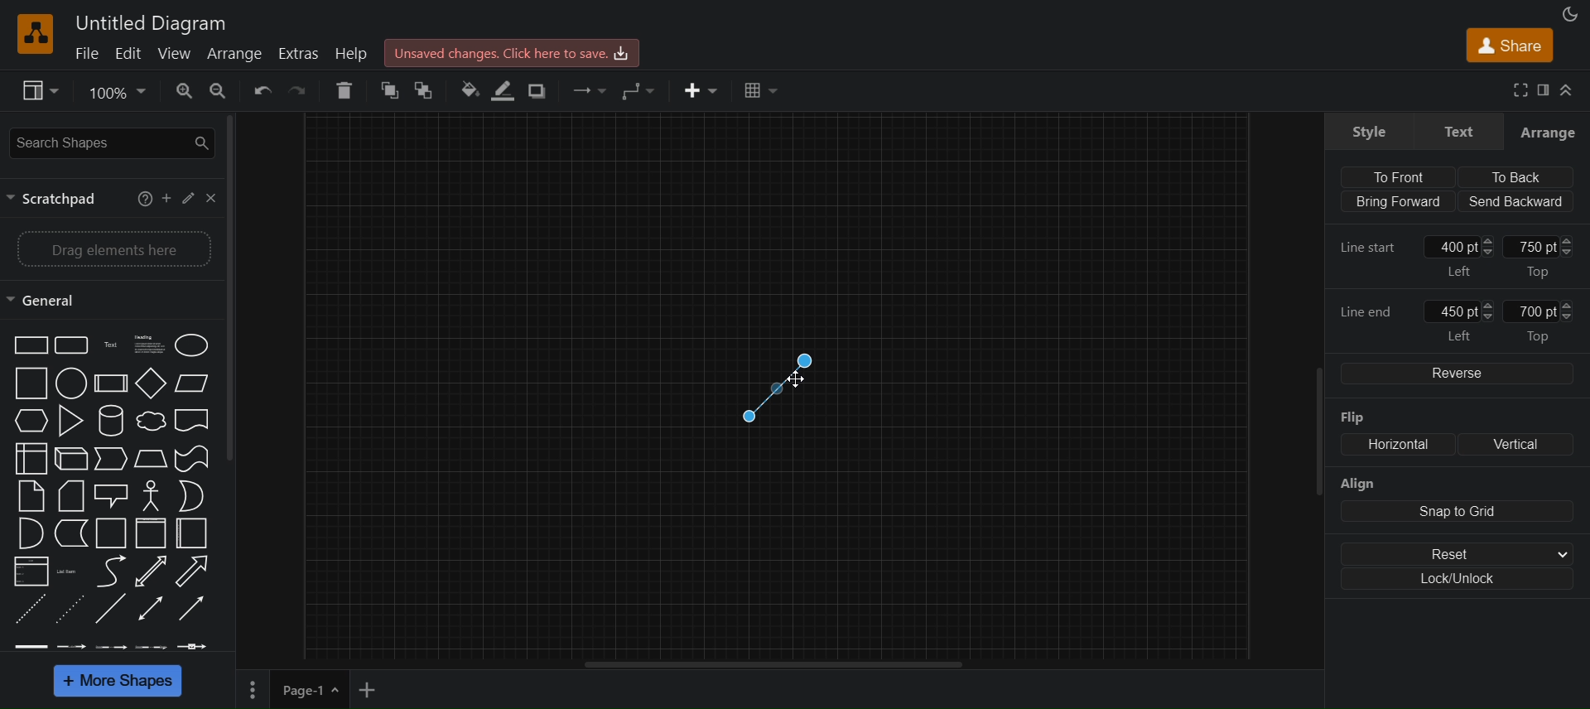 The image size is (1590, 709). What do you see at coordinates (1521, 91) in the screenshot?
I see `fullscreen` at bounding box center [1521, 91].